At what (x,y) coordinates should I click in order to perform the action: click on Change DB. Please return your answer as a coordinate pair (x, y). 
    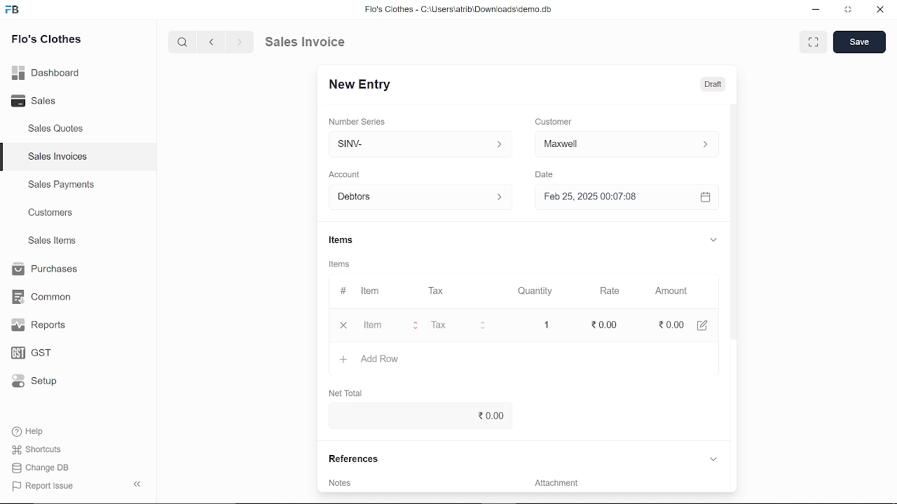
    Looking at the image, I should click on (42, 467).